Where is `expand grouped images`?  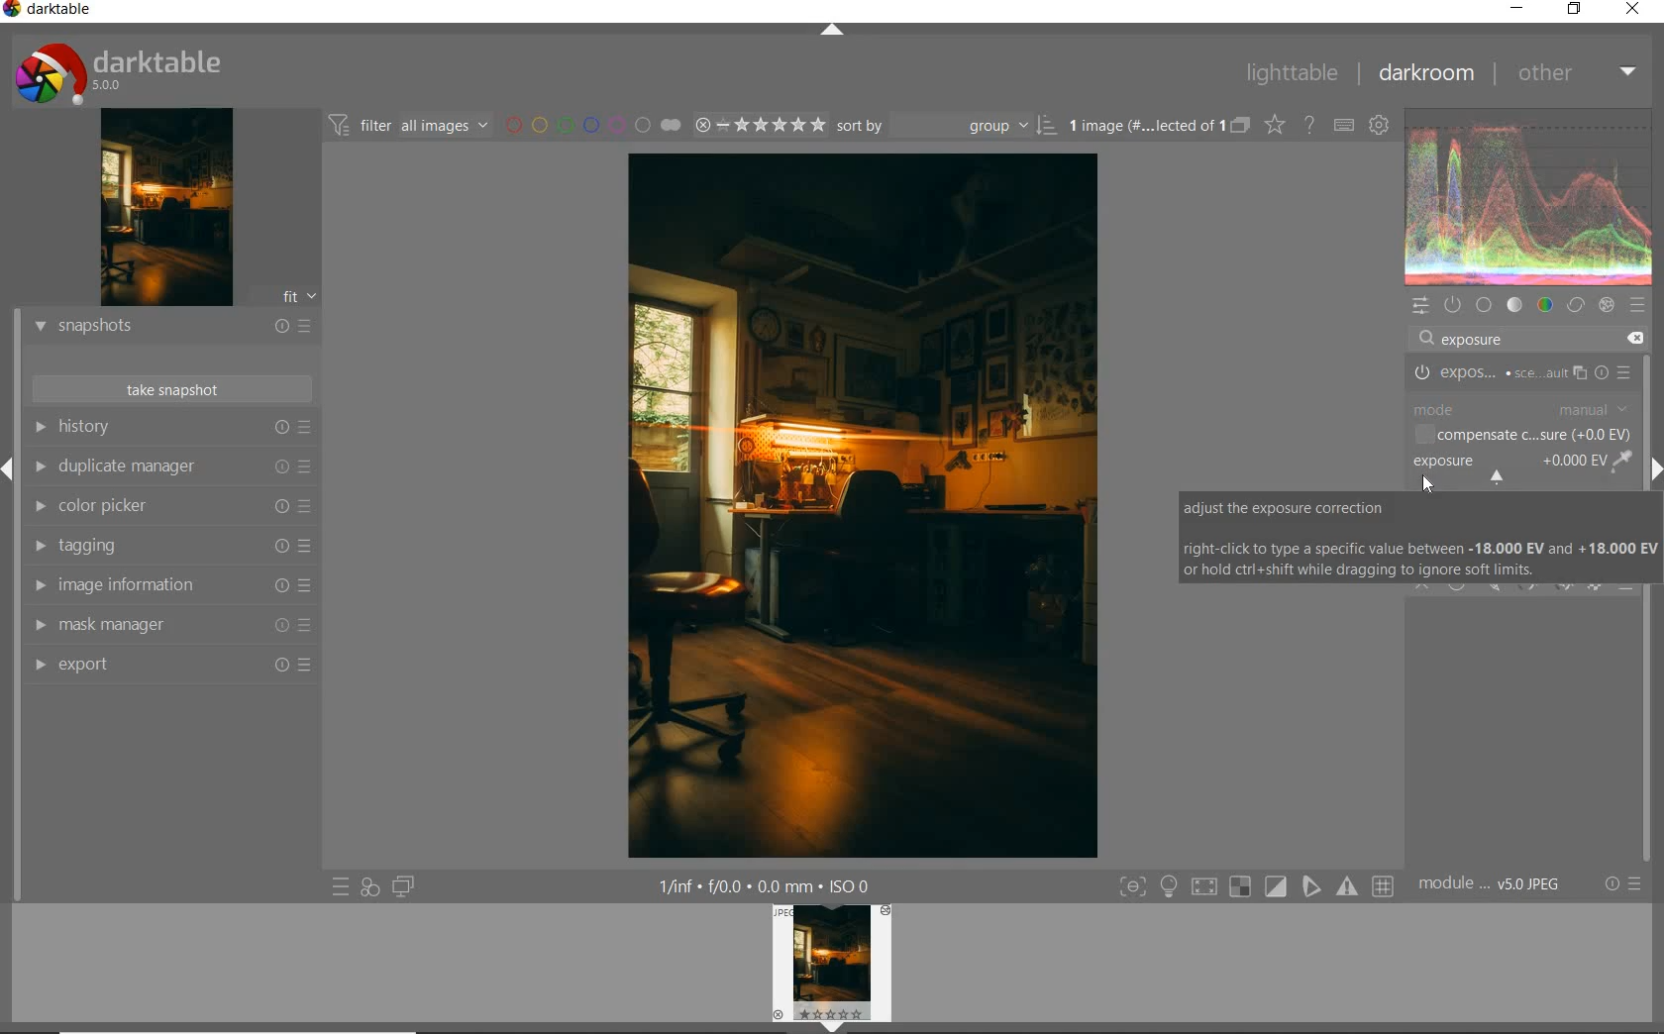
expand grouped images is located at coordinates (1158, 126).